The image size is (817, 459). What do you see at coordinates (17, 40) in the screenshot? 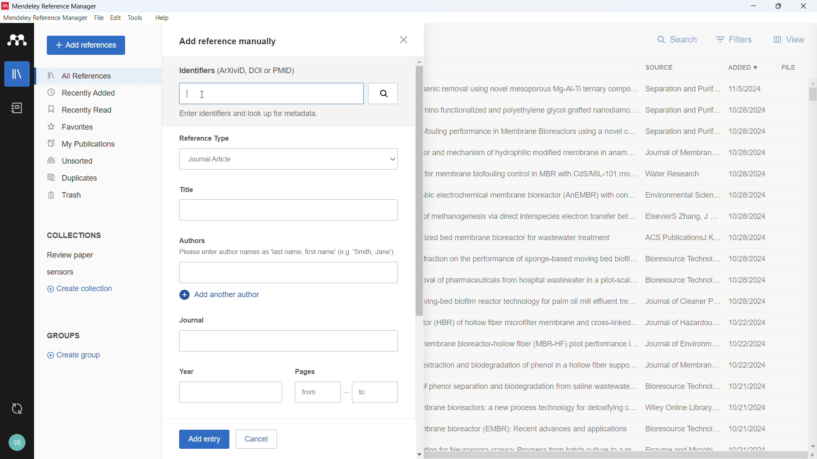
I see `Logo ` at bounding box center [17, 40].